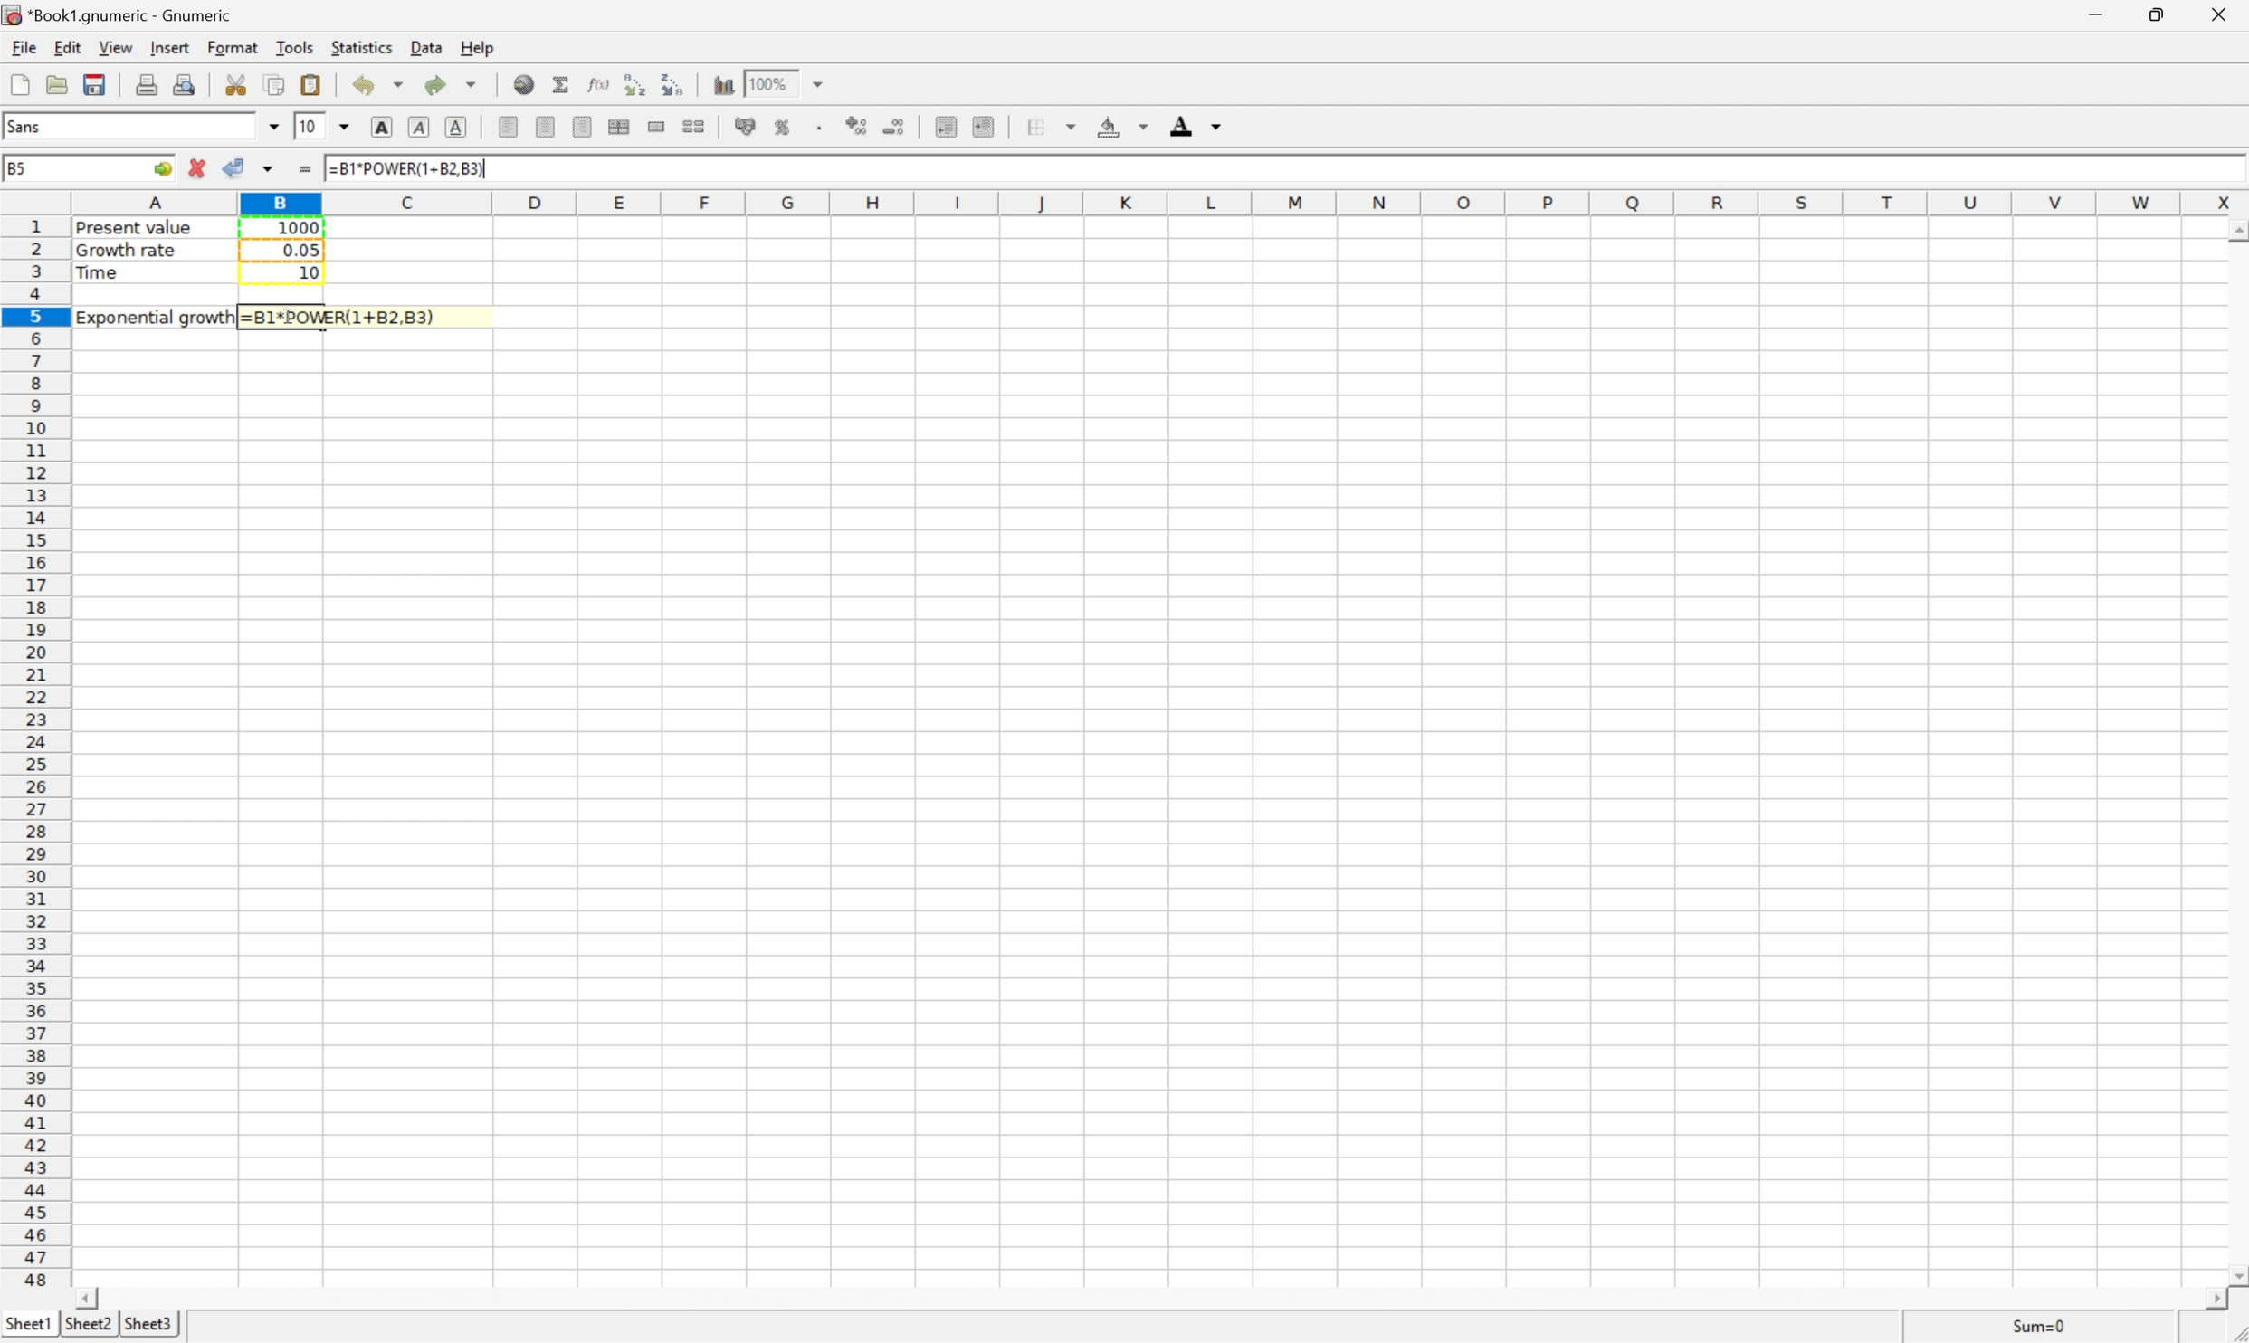 The image size is (2249, 1343). I want to click on Exponential growth, so click(159, 317).